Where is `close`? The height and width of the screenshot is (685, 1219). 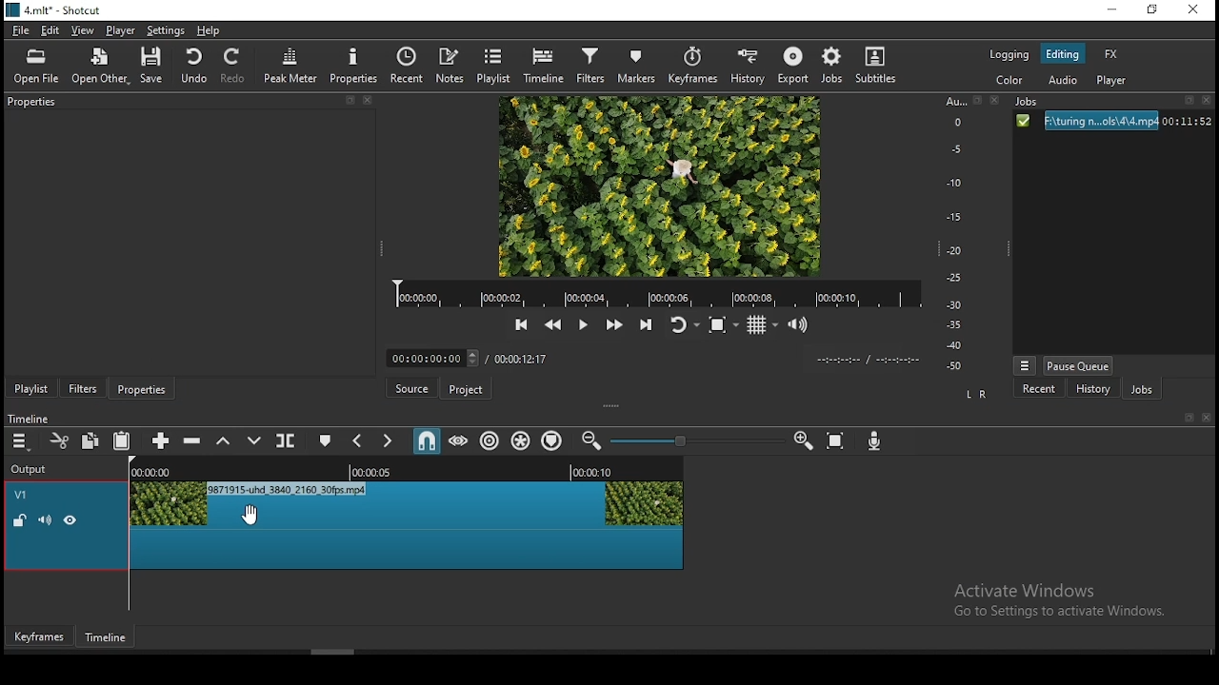
close is located at coordinates (369, 100).